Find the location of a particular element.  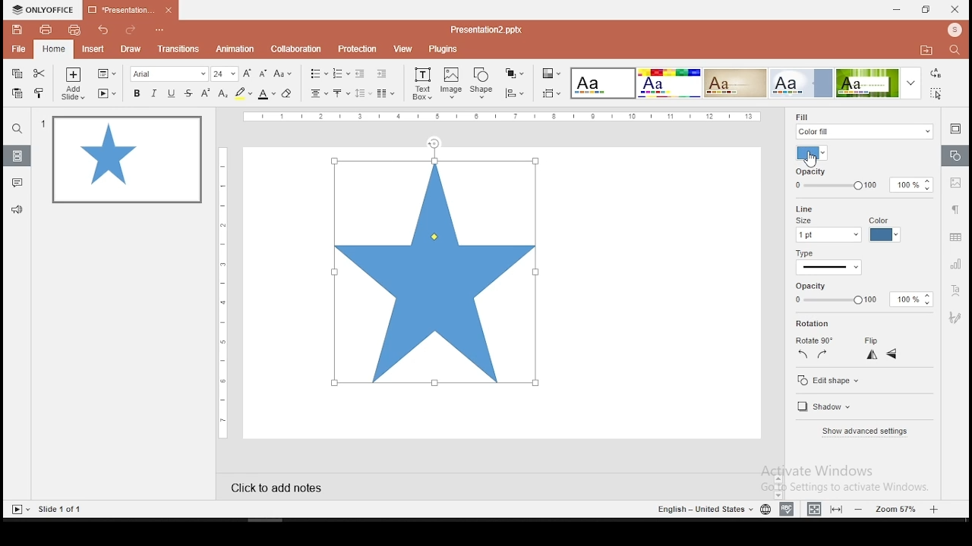

fit to slide is located at coordinates (836, 509).